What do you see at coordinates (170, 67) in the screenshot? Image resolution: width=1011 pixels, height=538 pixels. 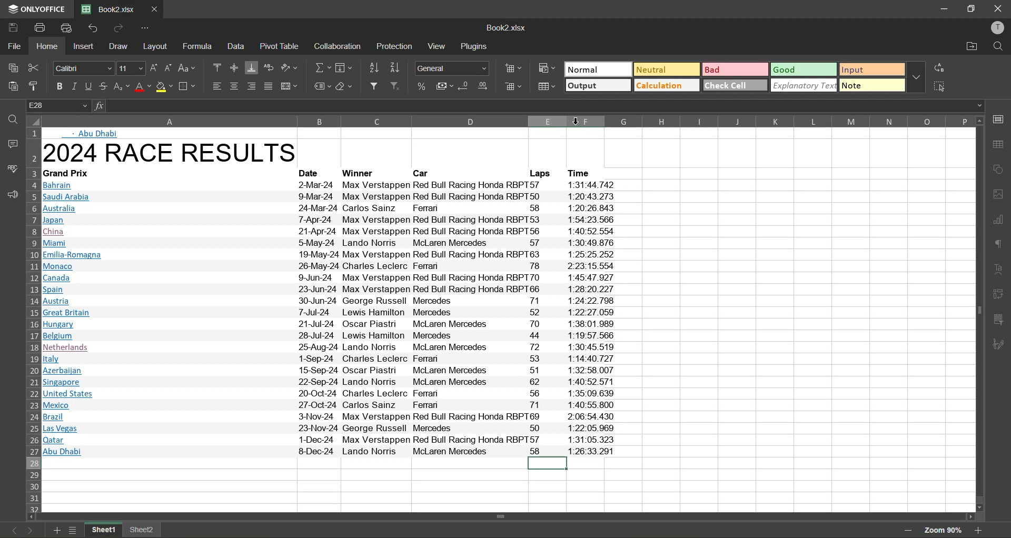 I see `decrement size` at bounding box center [170, 67].